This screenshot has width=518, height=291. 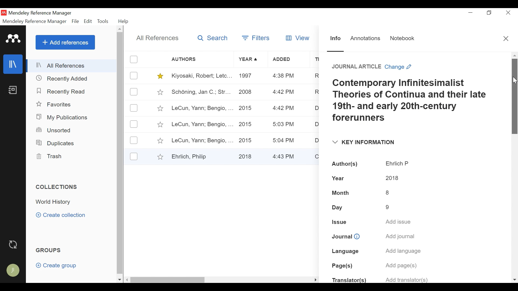 What do you see at coordinates (65, 42) in the screenshot?
I see `Add References` at bounding box center [65, 42].